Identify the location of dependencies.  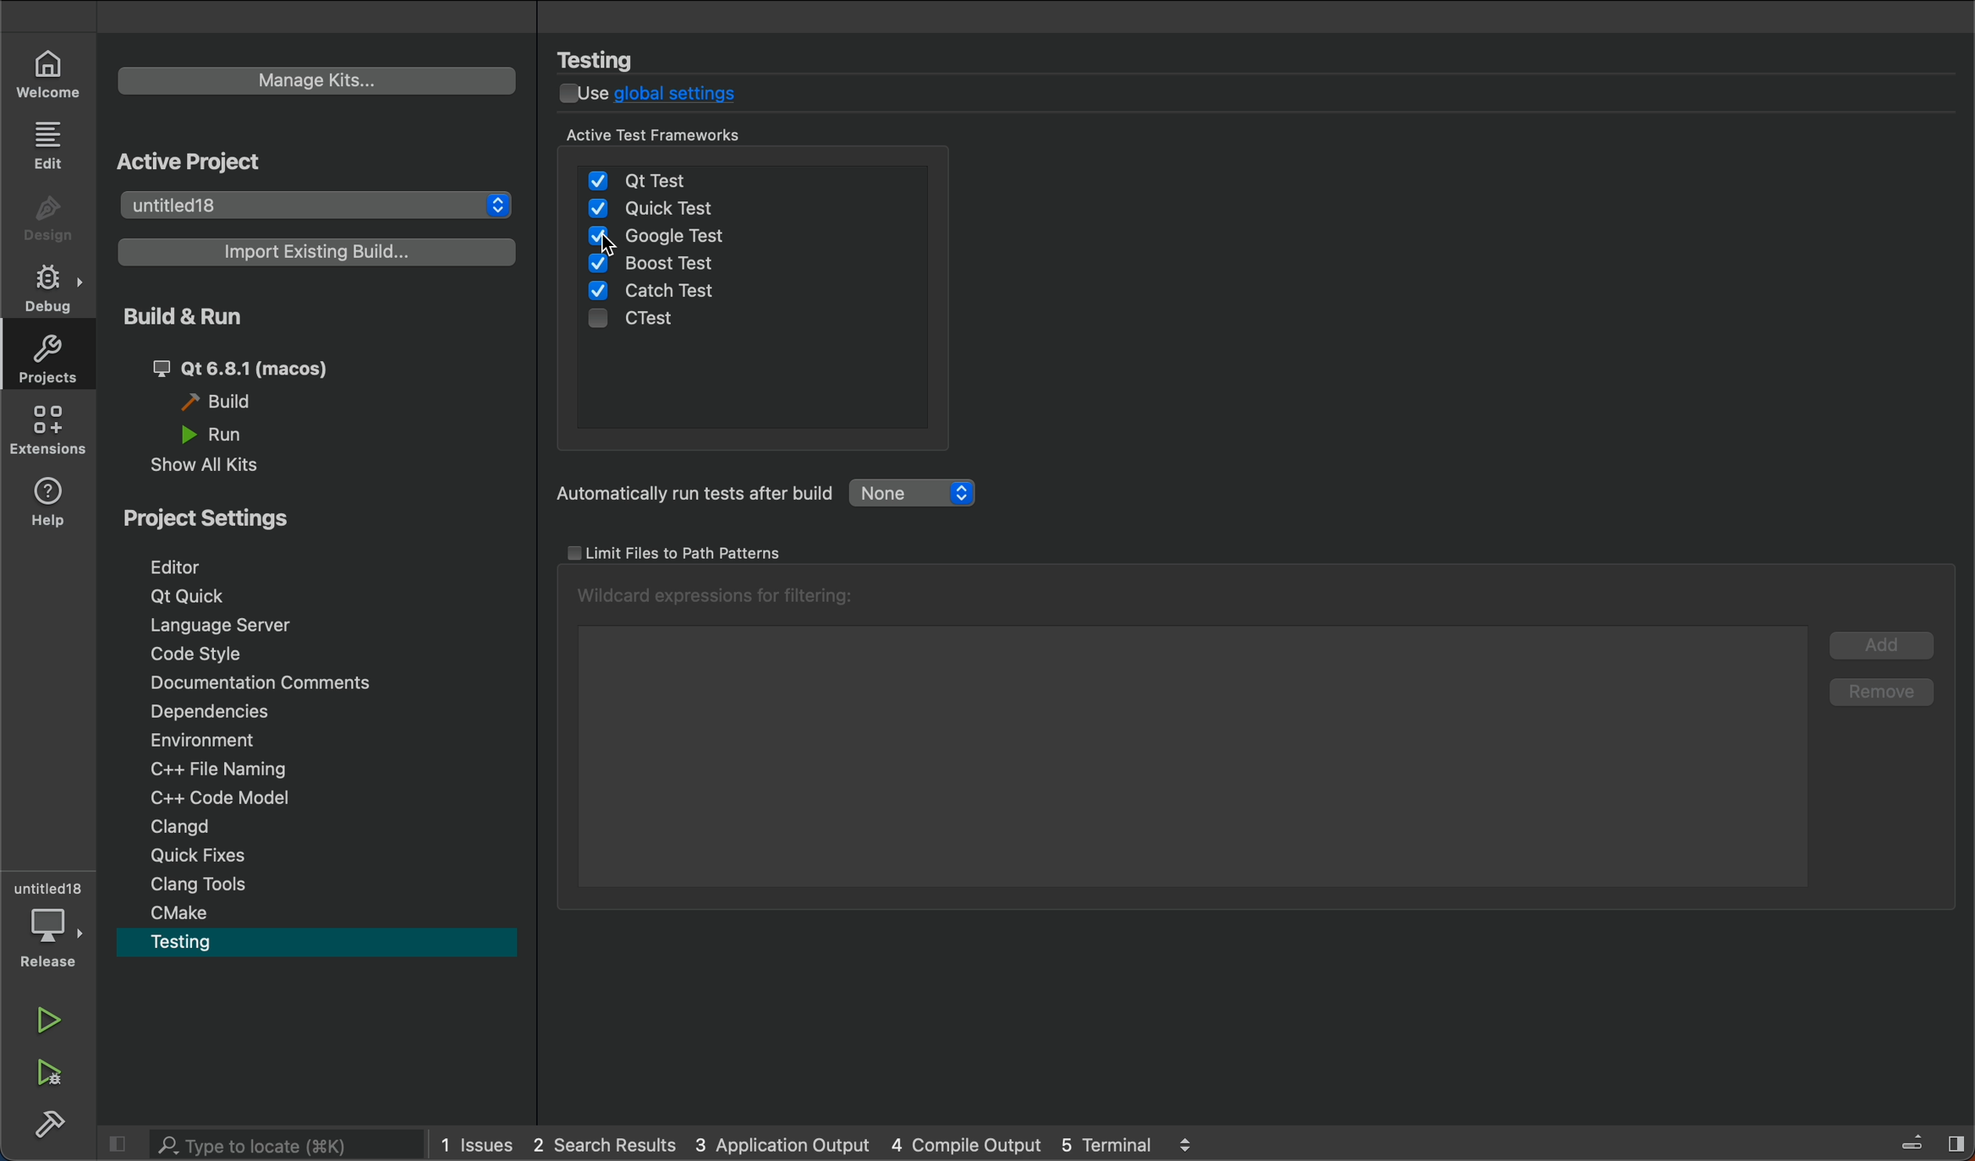
(321, 715).